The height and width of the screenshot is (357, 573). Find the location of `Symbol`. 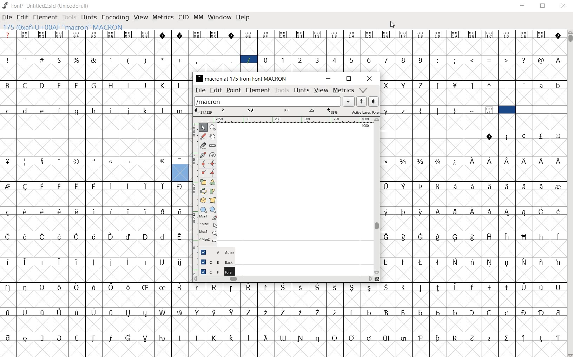

Symbol is located at coordinates (26, 236).